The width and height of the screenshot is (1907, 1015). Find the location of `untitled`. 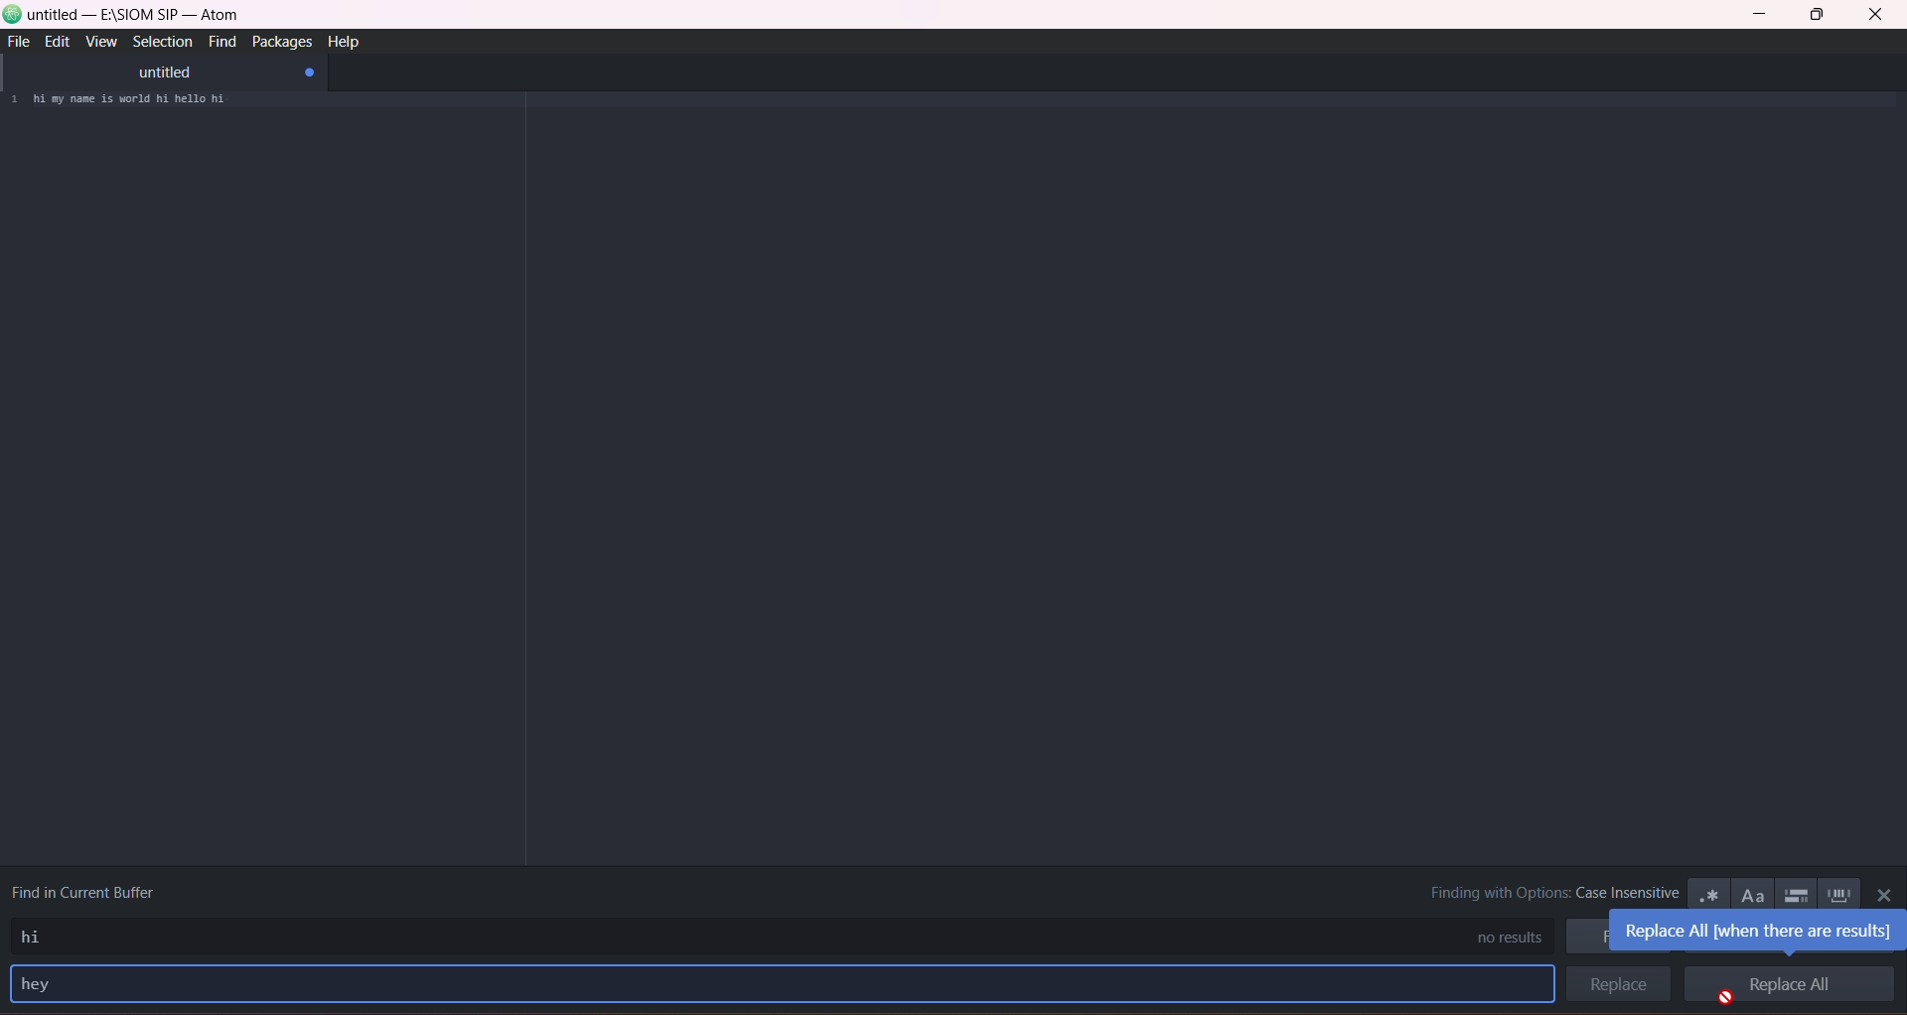

untitled is located at coordinates (163, 72).